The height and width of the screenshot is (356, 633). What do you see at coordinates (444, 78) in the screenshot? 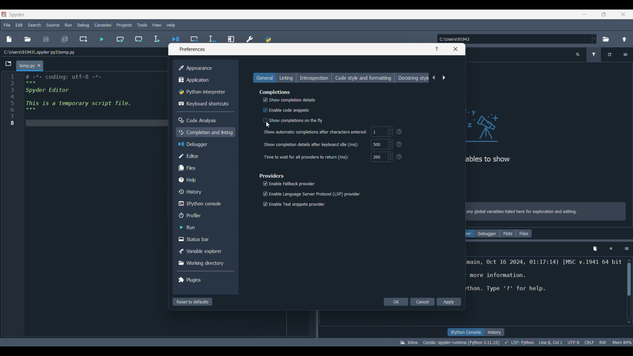
I see `Next` at bounding box center [444, 78].